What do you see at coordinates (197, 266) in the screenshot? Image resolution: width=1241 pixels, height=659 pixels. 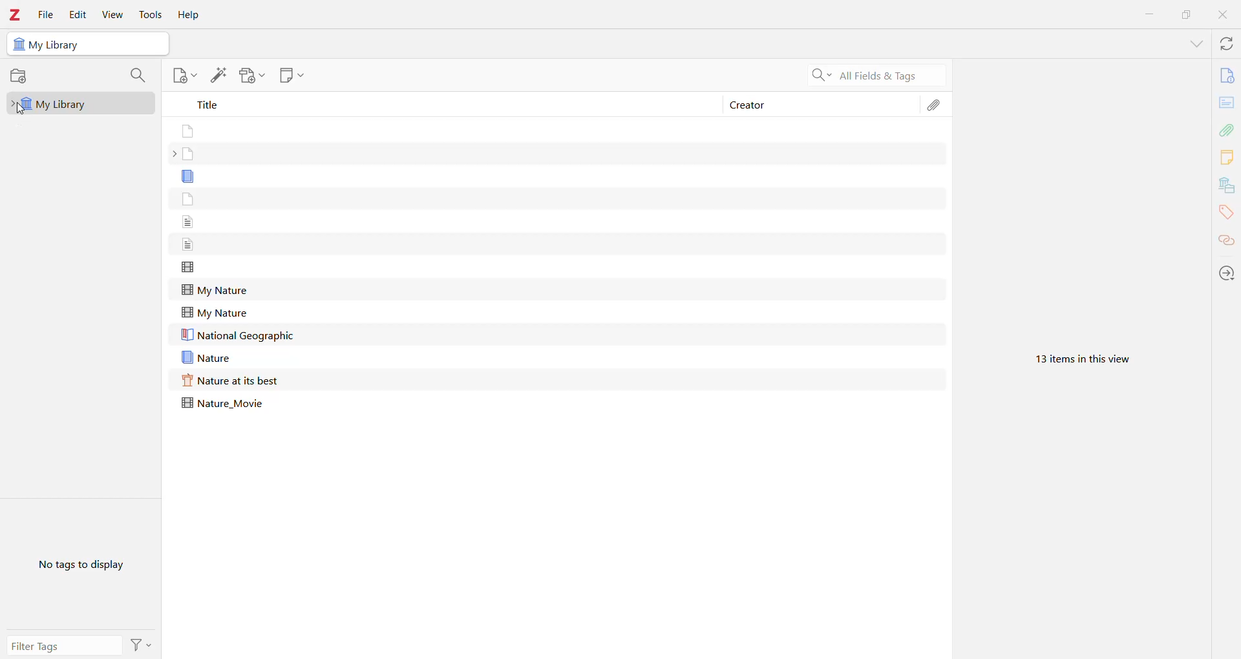 I see `Without title file` at bounding box center [197, 266].